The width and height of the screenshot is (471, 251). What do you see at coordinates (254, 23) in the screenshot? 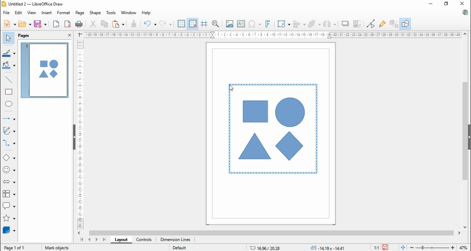
I see `insert special characters` at bounding box center [254, 23].